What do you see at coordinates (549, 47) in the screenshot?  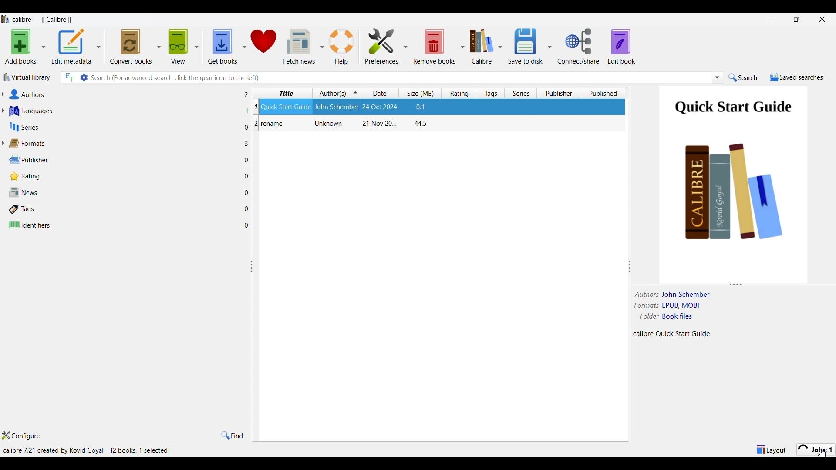 I see `Save options` at bounding box center [549, 47].